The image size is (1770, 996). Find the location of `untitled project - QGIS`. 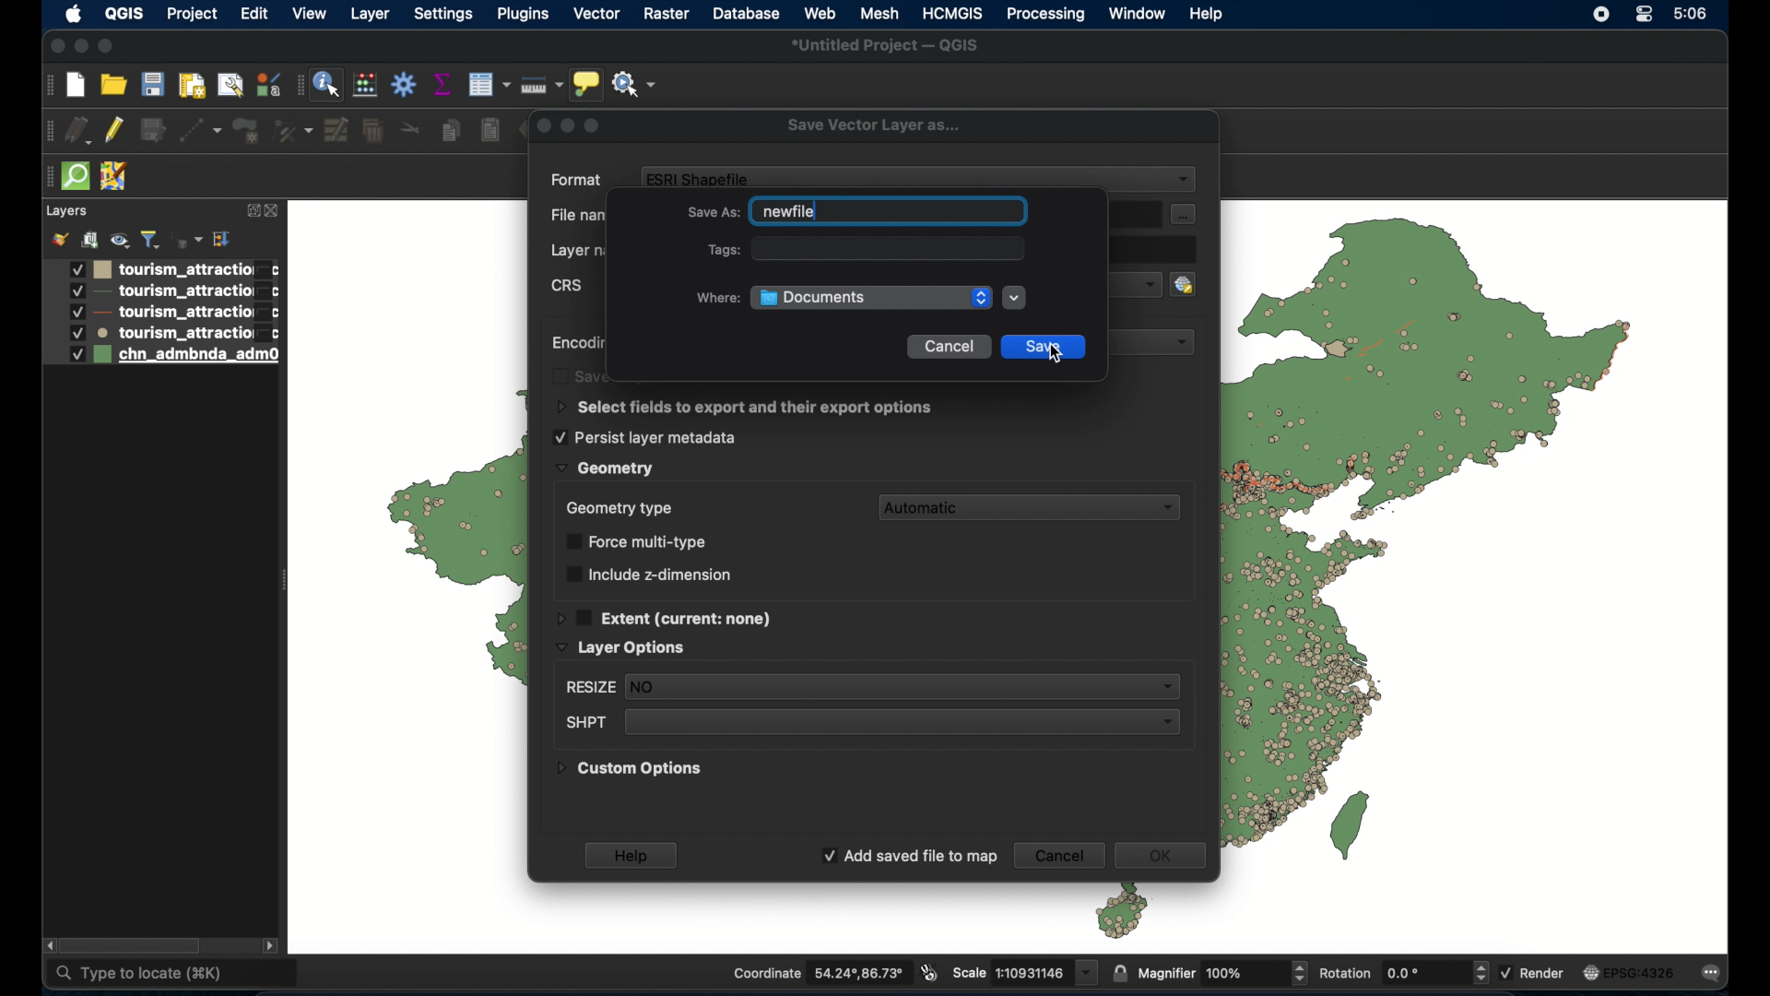

untitled project - QGIS is located at coordinates (886, 45).